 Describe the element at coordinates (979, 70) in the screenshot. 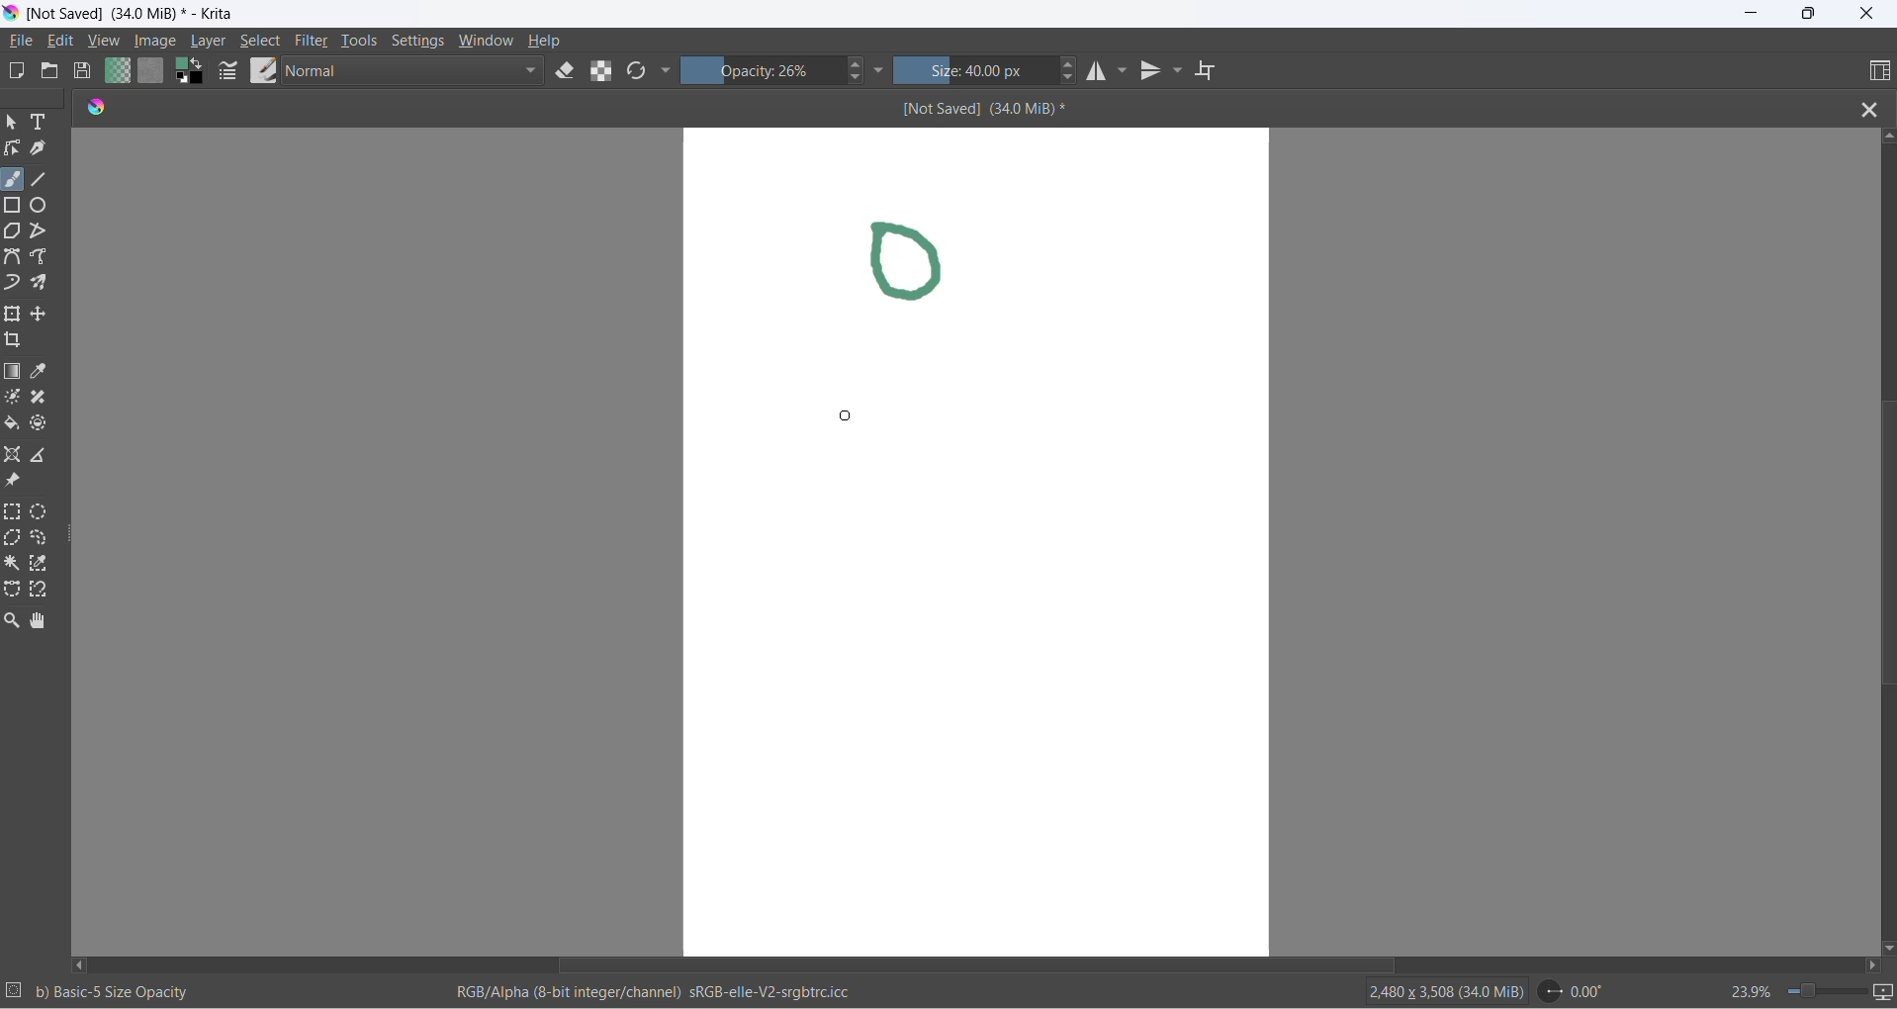

I see `size` at that location.